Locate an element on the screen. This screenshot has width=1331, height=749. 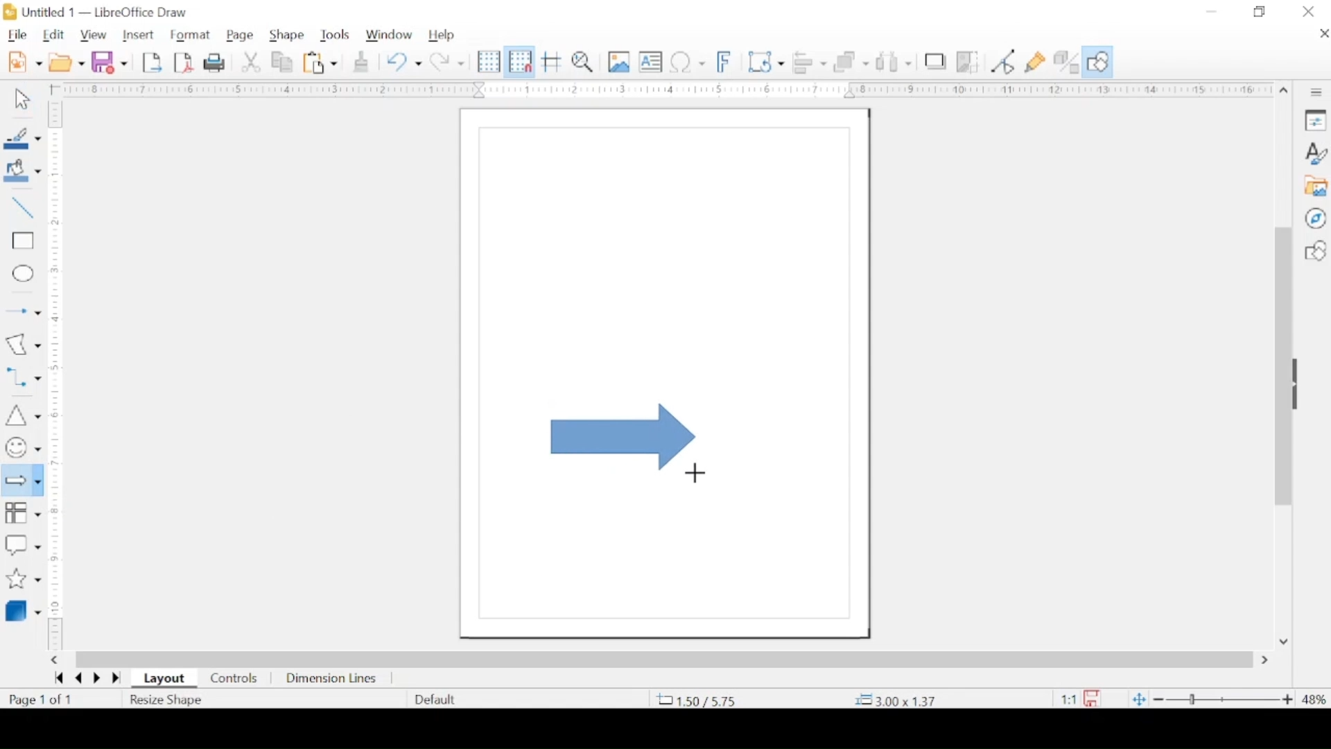
helplines while moving is located at coordinates (553, 61).